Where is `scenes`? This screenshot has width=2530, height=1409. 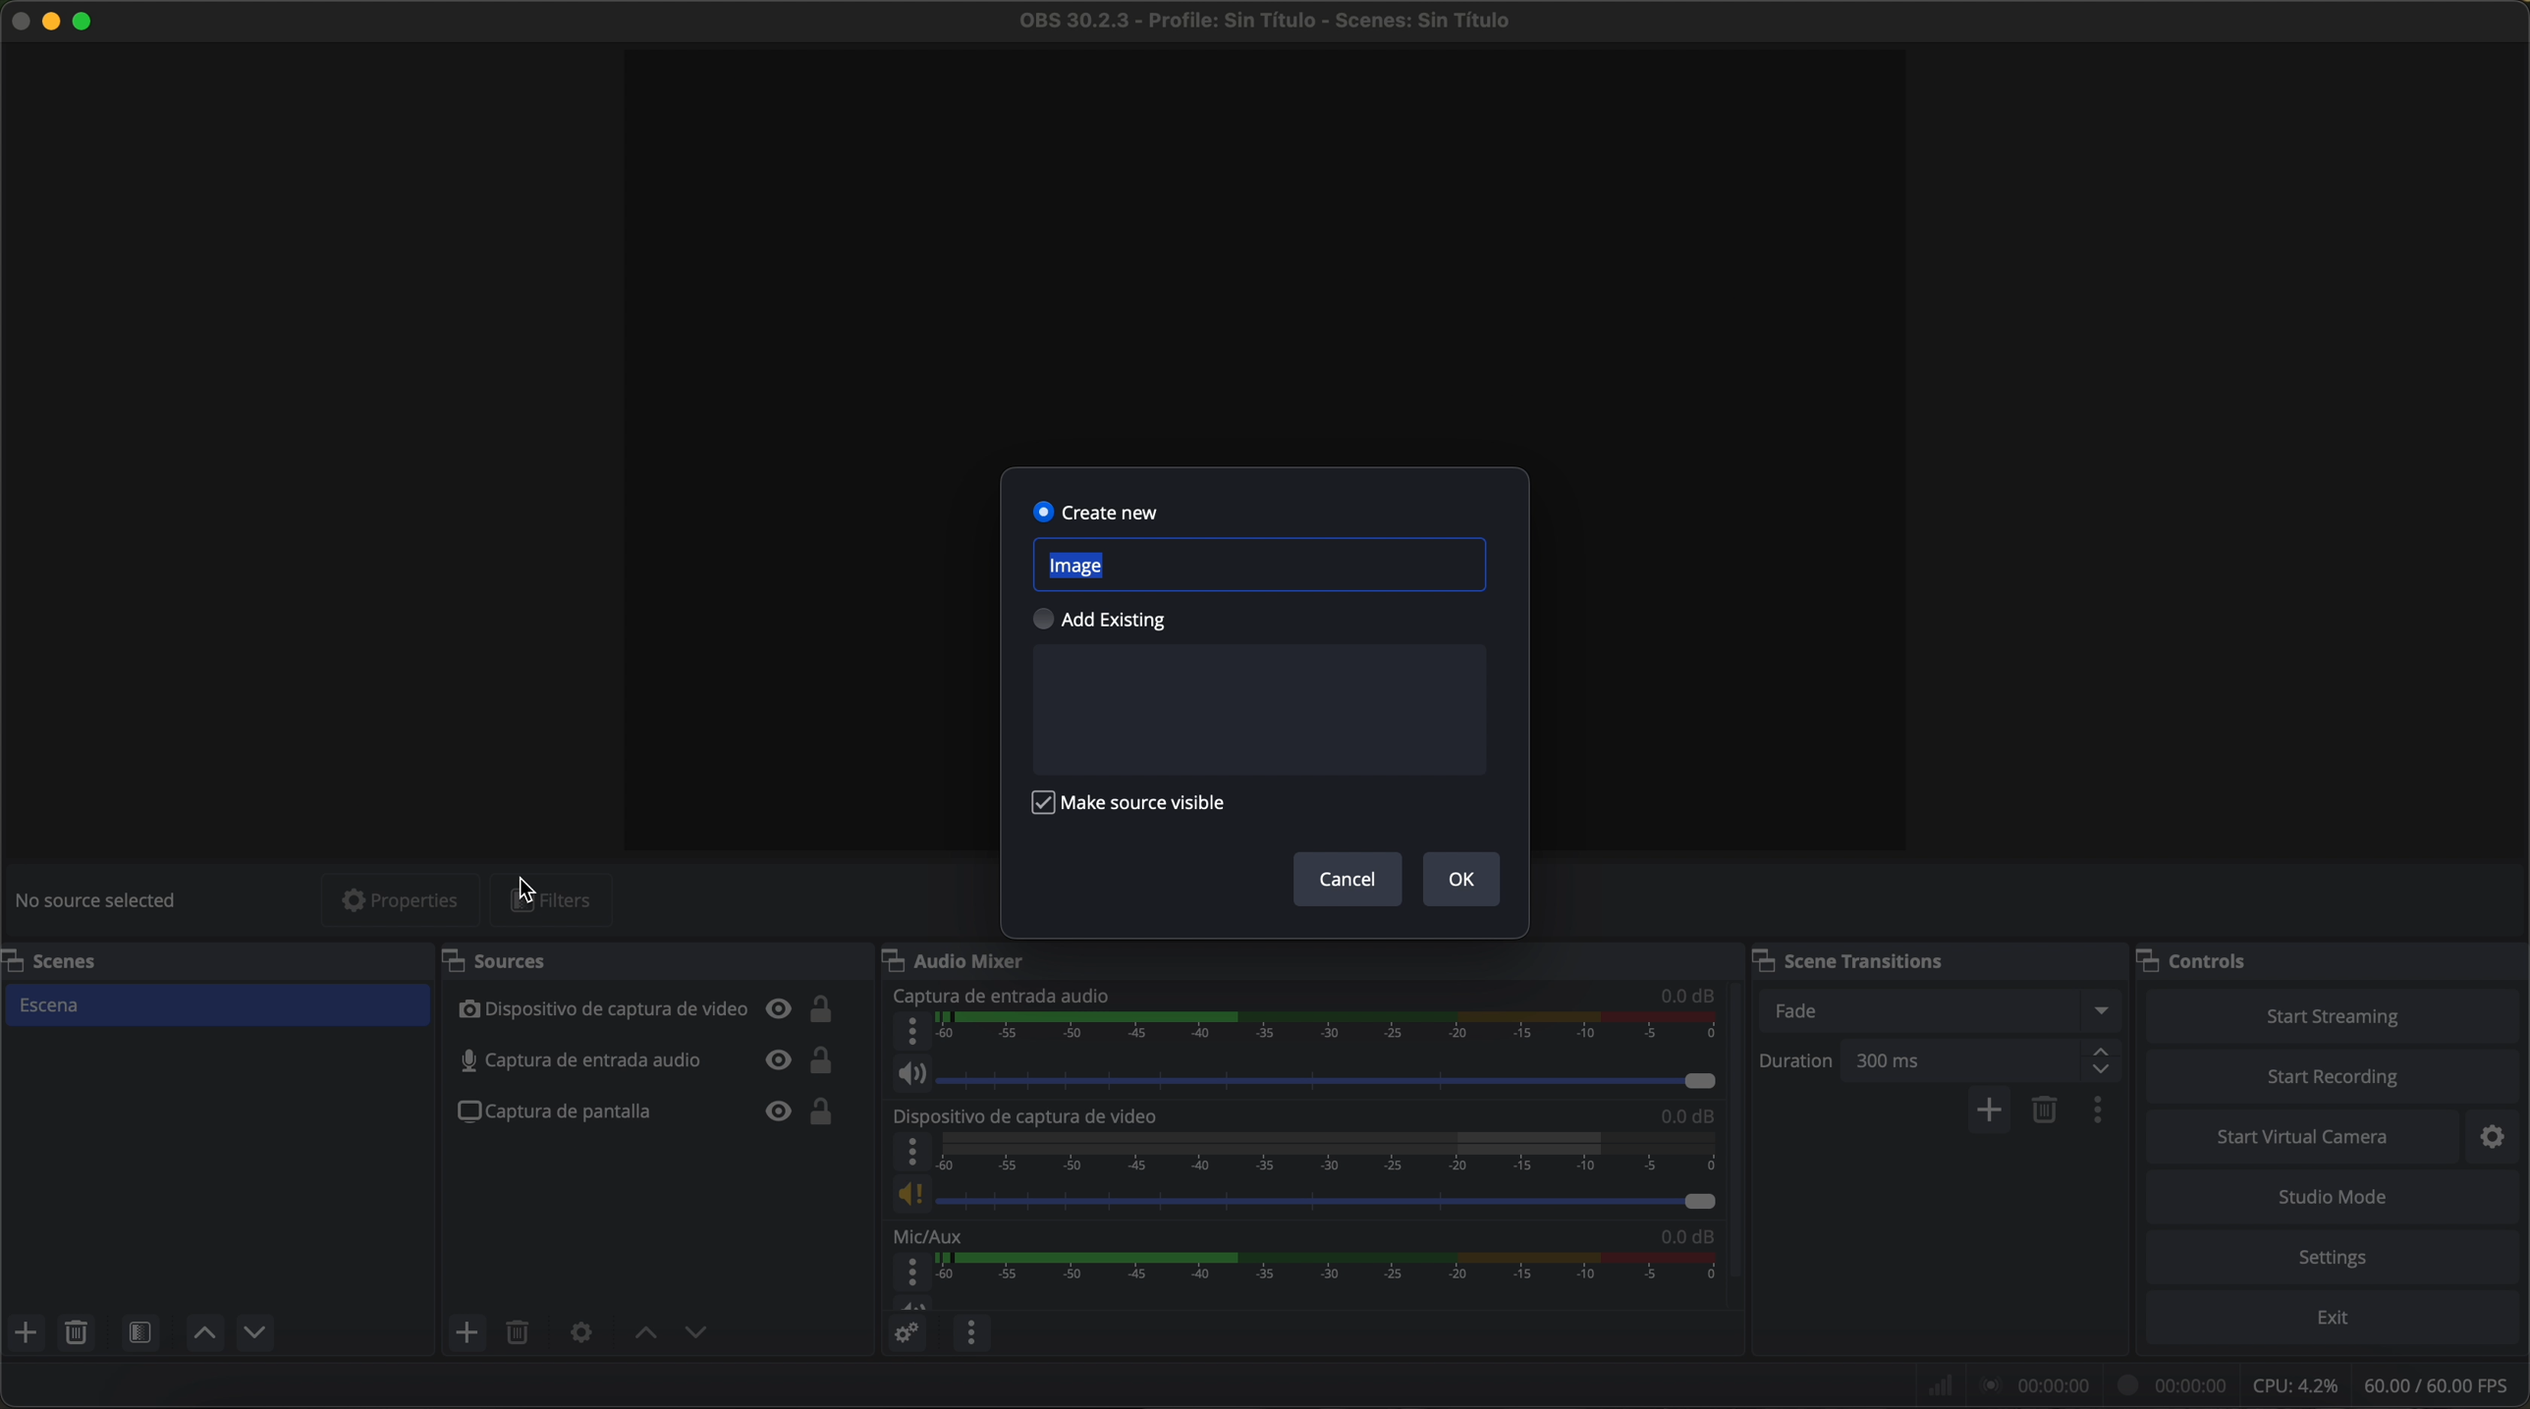
scenes is located at coordinates (54, 959).